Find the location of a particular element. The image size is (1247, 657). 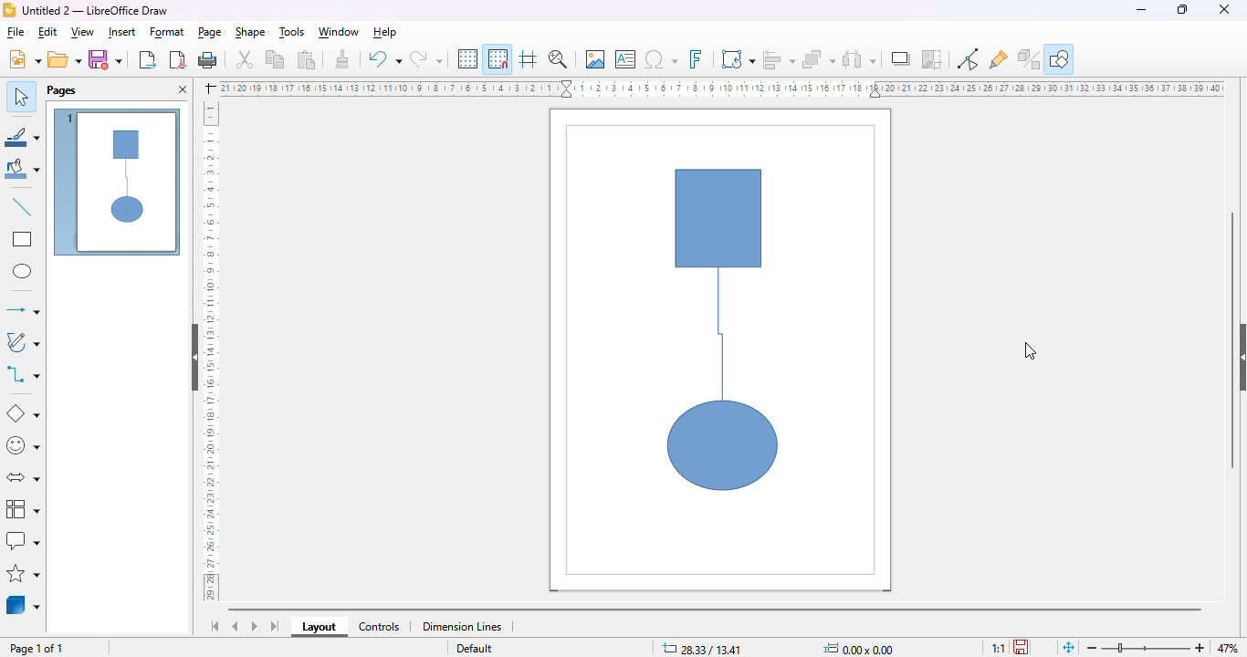

scaling factor of the document is located at coordinates (996, 646).